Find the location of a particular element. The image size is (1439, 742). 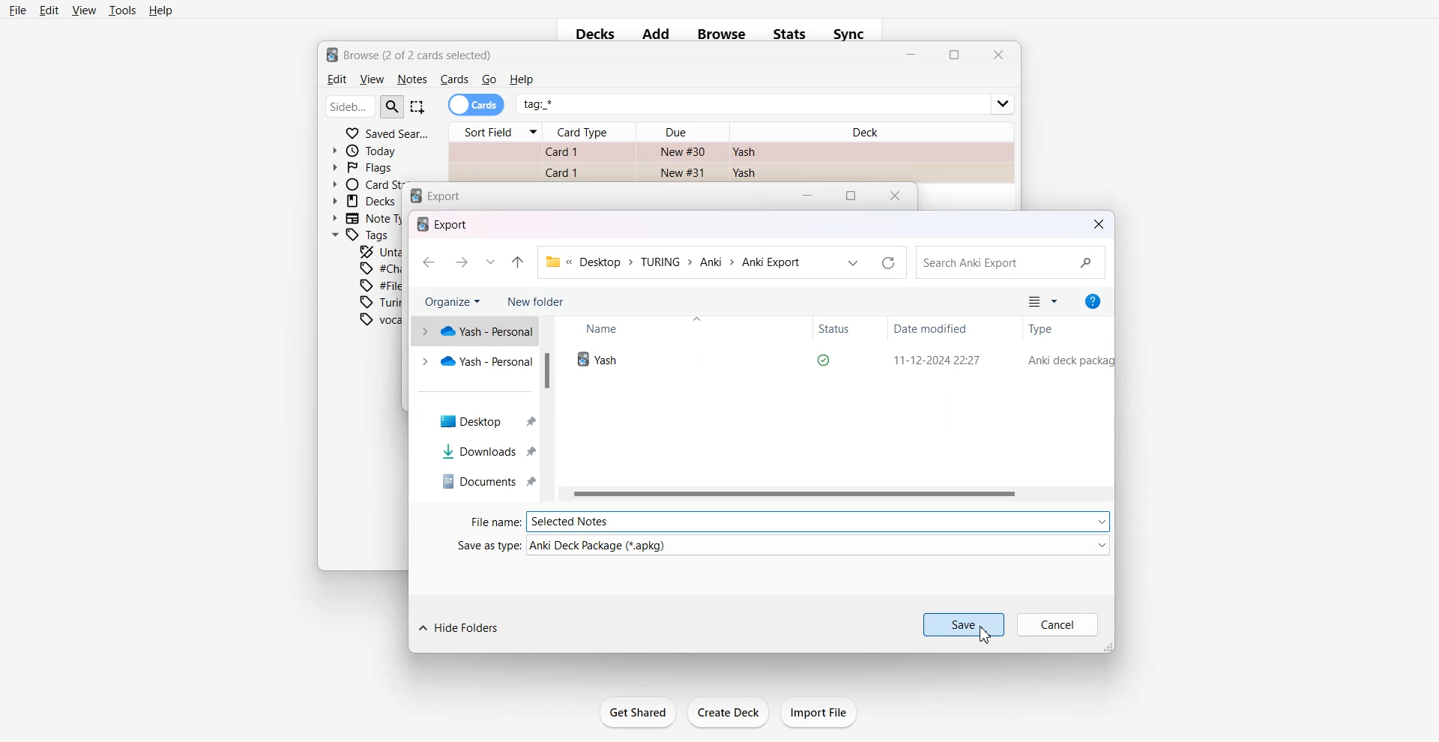

Downloads is located at coordinates (474, 451).